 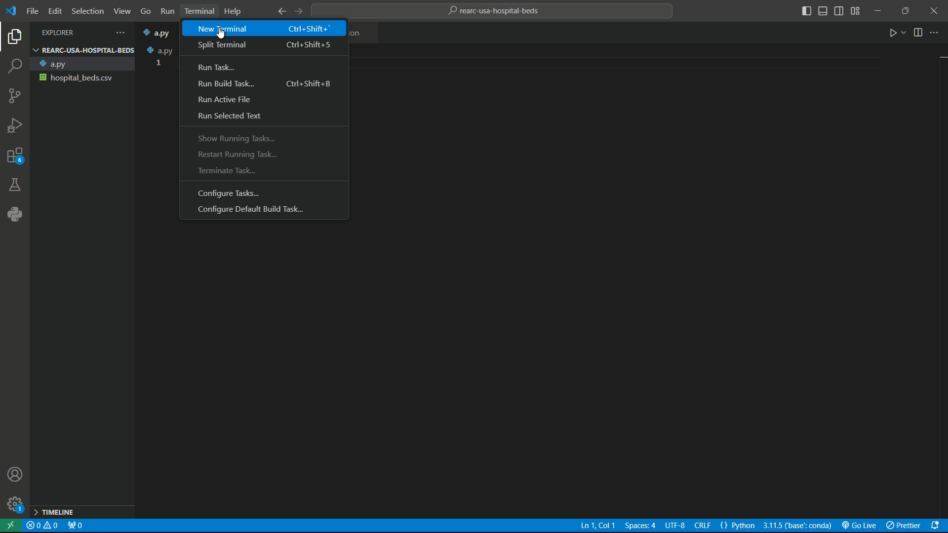 I want to click on explorer, so click(x=14, y=38).